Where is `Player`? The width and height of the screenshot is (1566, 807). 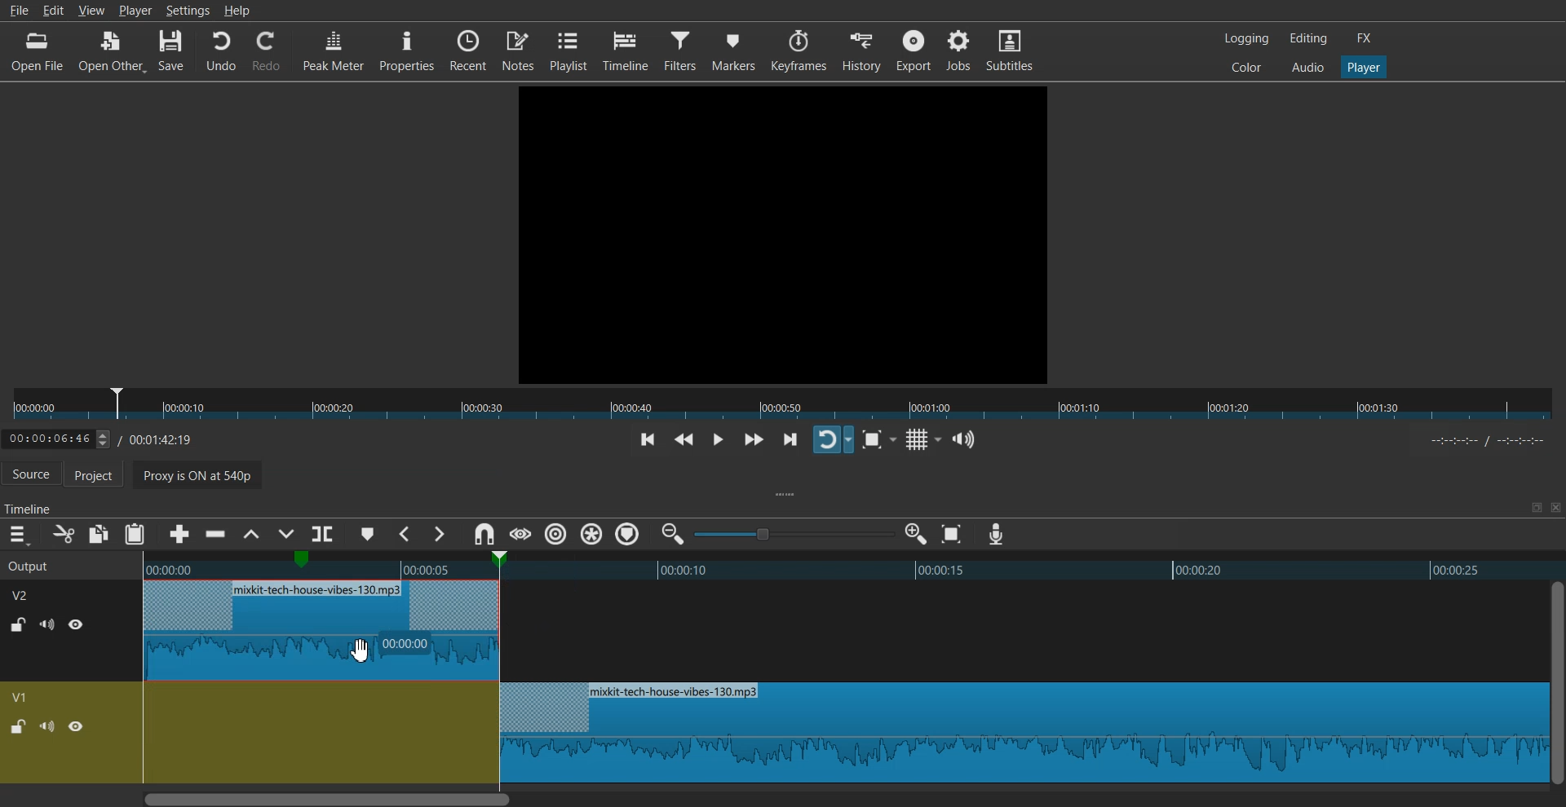
Player is located at coordinates (135, 10).